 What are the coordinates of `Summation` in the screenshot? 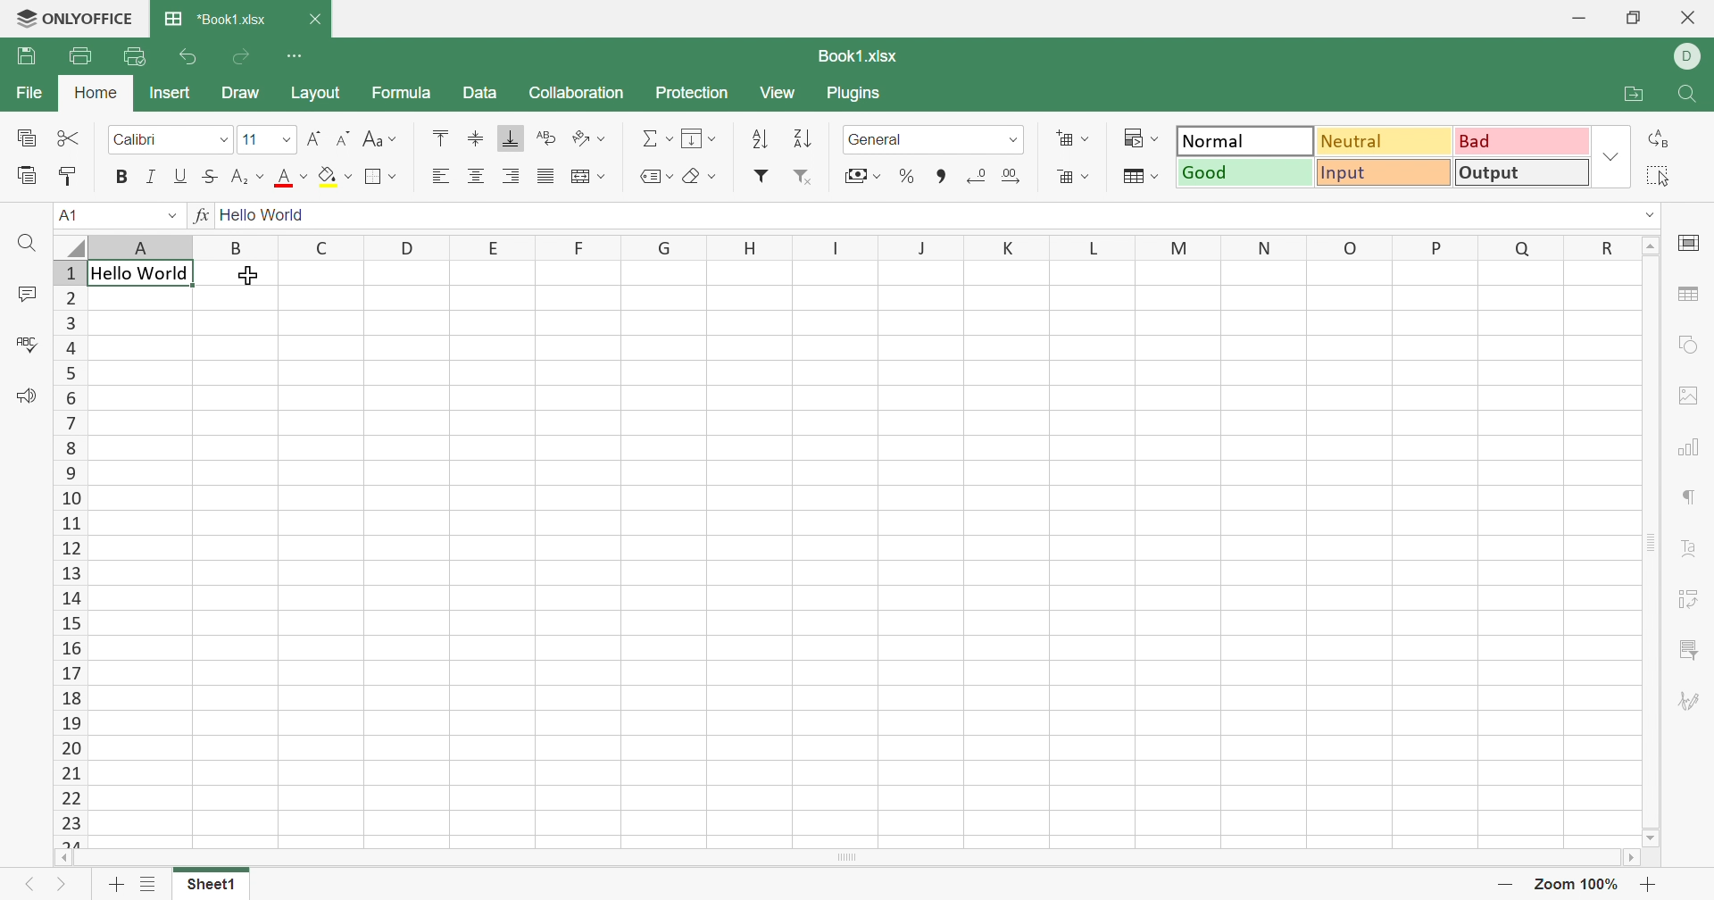 It's located at (657, 139).